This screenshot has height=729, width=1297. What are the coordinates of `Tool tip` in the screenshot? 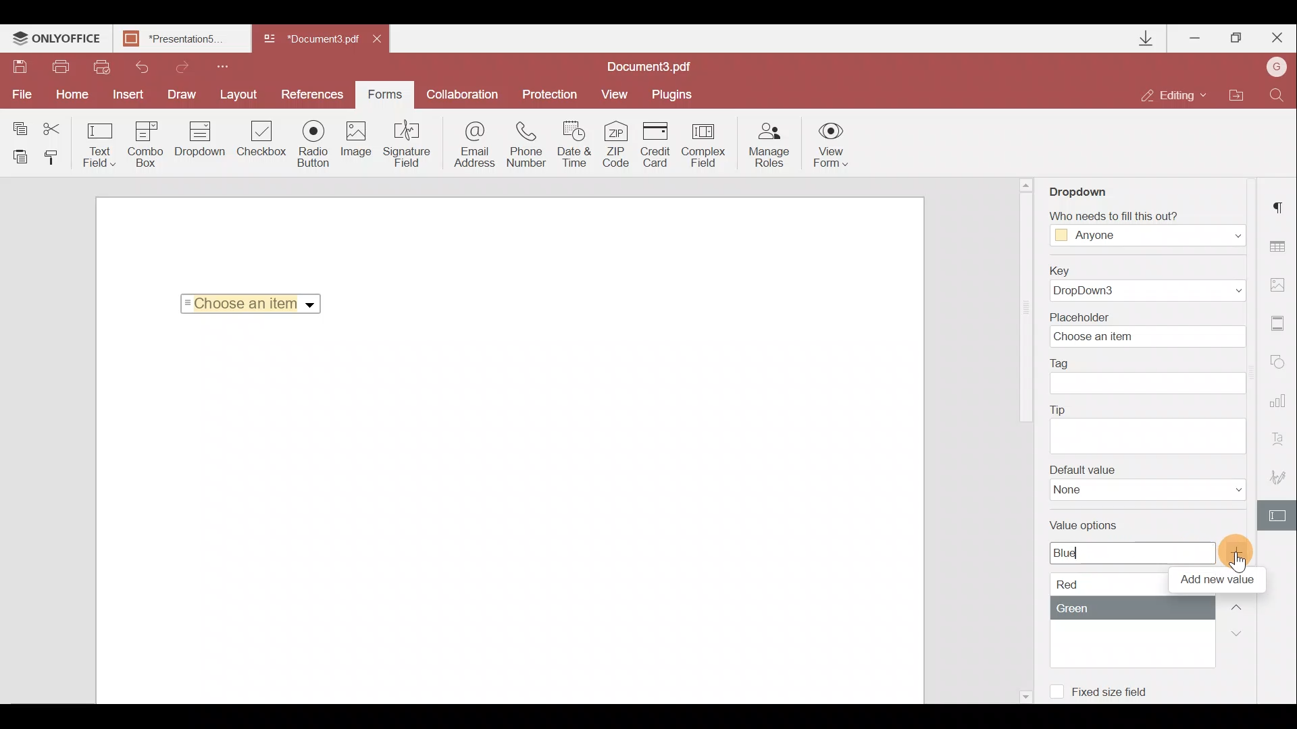 It's located at (1215, 578).